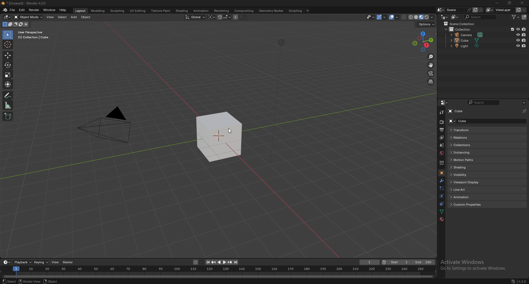  What do you see at coordinates (441, 145) in the screenshot?
I see `scene` at bounding box center [441, 145].